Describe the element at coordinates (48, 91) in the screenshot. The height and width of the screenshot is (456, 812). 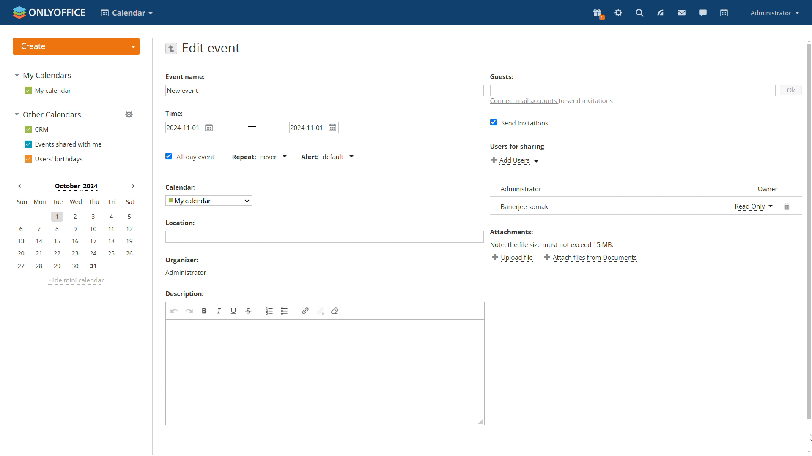
I see `my calendar` at that location.